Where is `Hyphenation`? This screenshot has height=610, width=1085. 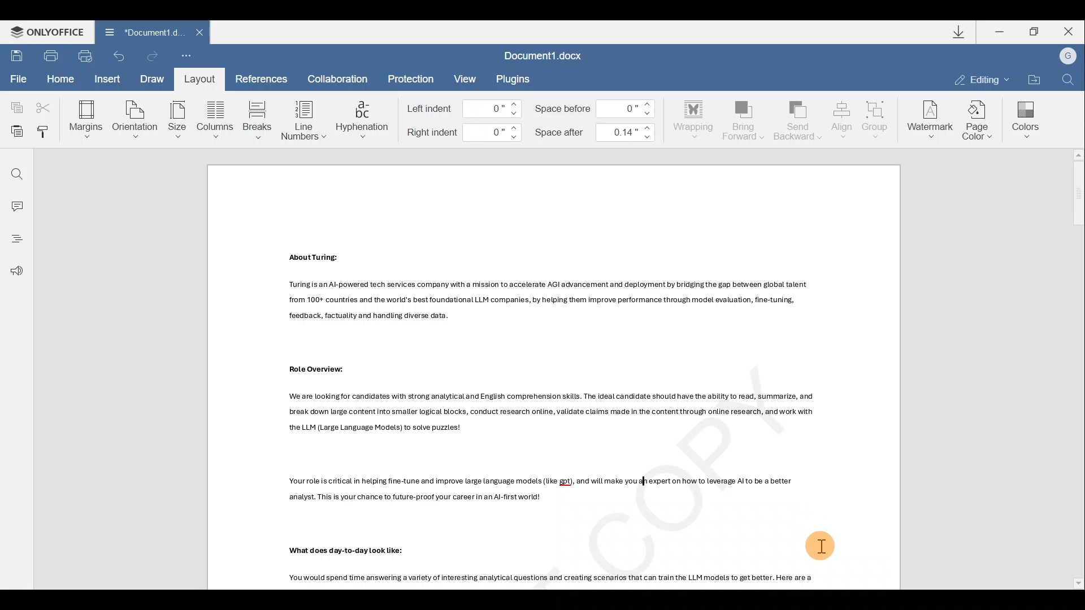
Hyphenation is located at coordinates (364, 120).